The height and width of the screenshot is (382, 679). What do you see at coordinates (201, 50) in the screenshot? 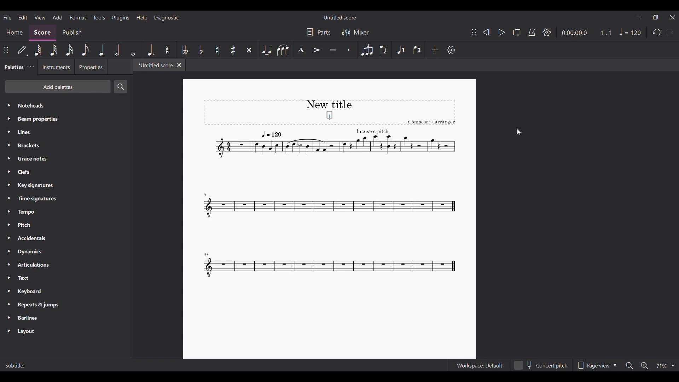
I see `Toggle flat` at bounding box center [201, 50].